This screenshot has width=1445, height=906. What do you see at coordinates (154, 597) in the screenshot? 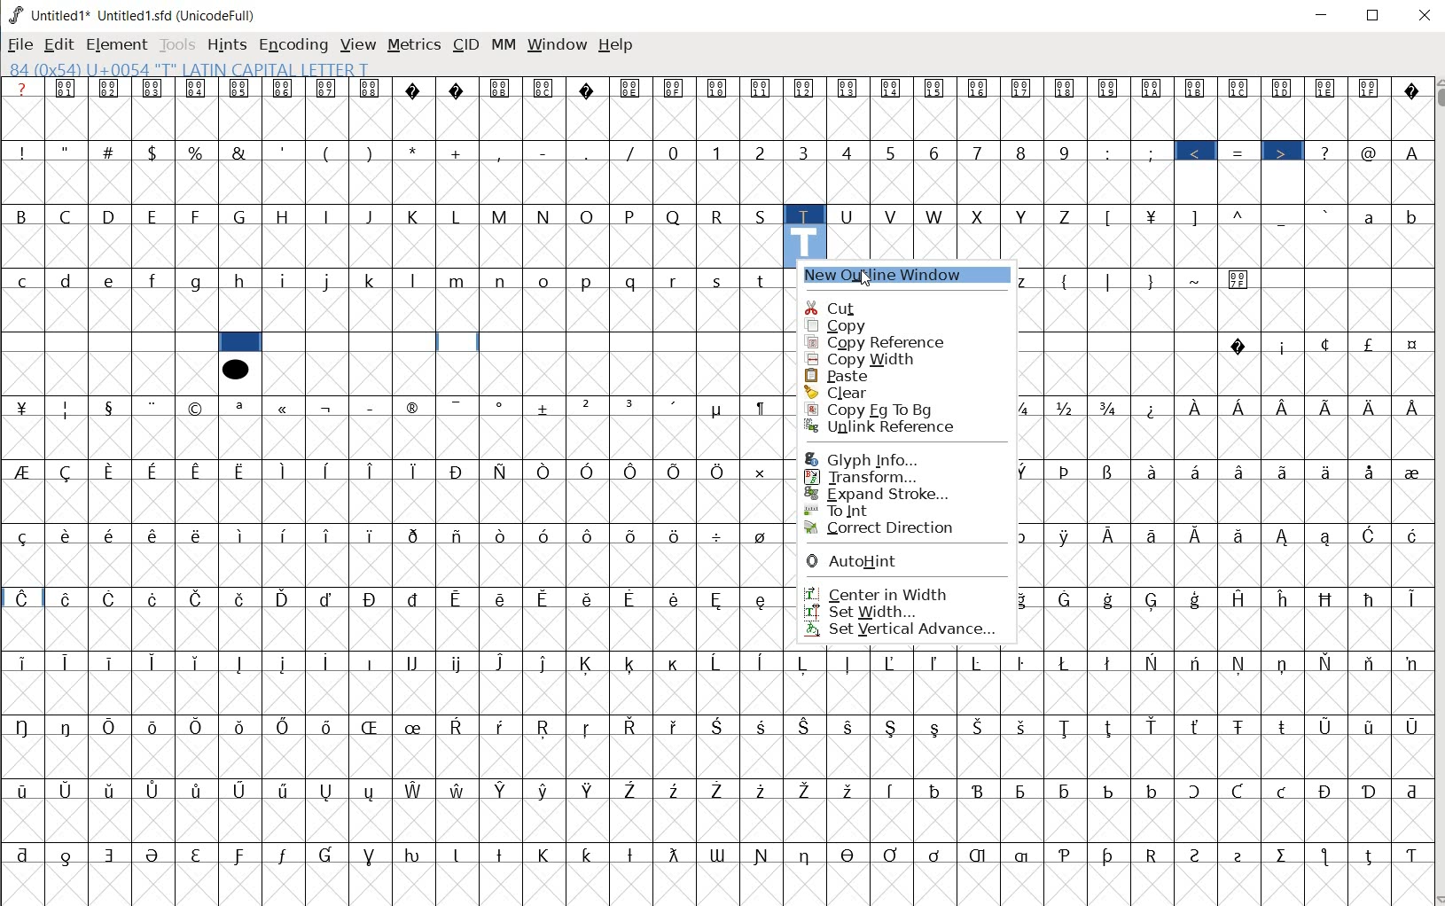
I see `Symbol` at bounding box center [154, 597].